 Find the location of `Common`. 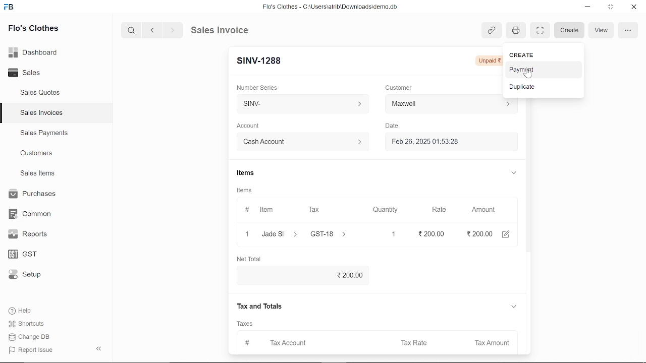

Common is located at coordinates (31, 214).